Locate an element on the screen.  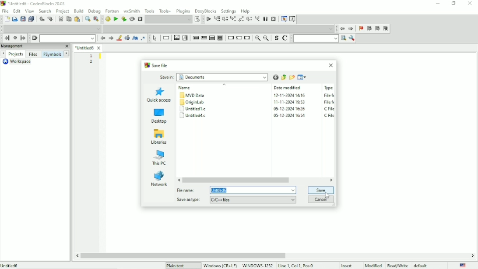
Next is located at coordinates (111, 38).